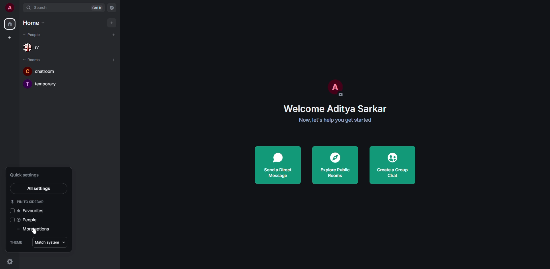  What do you see at coordinates (277, 165) in the screenshot?
I see `send direct message` at bounding box center [277, 165].